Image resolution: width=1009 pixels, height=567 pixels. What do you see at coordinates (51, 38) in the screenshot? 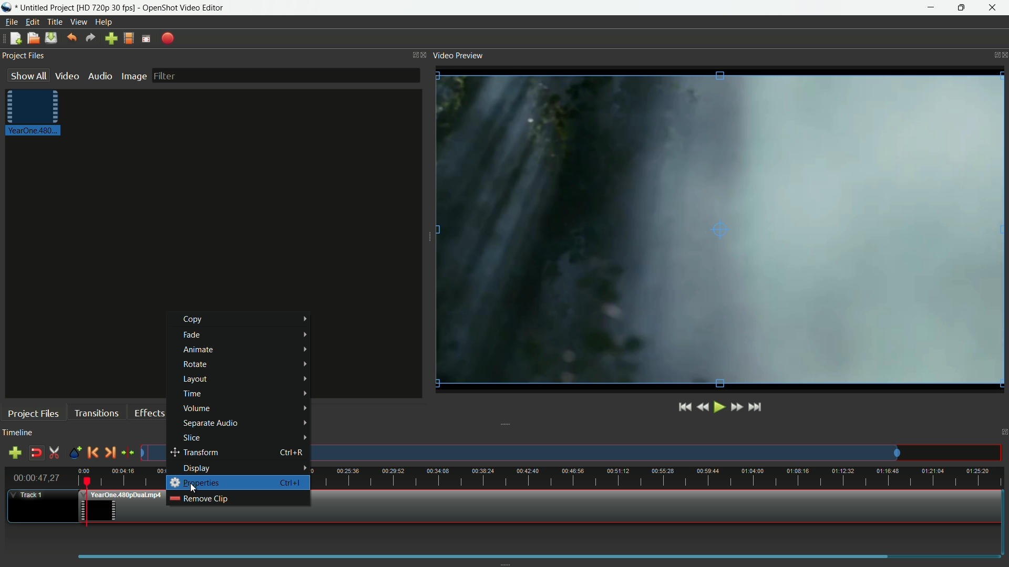
I see `save file` at bounding box center [51, 38].